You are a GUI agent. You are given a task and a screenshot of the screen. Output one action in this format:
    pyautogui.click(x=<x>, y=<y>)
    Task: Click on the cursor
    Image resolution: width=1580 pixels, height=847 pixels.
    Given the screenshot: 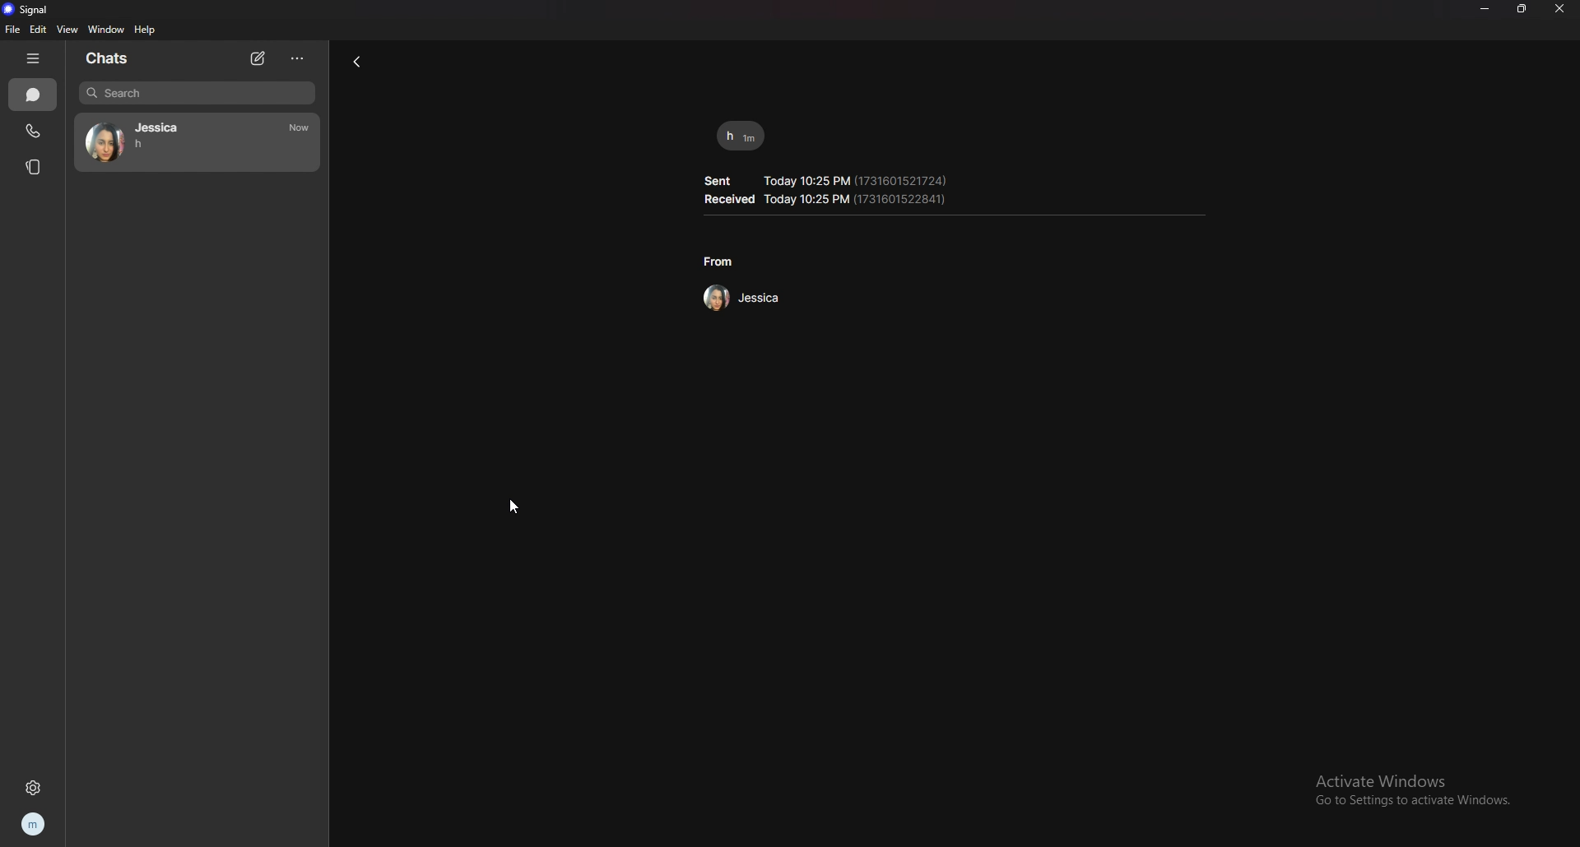 What is the action you would take?
    pyautogui.click(x=515, y=507)
    